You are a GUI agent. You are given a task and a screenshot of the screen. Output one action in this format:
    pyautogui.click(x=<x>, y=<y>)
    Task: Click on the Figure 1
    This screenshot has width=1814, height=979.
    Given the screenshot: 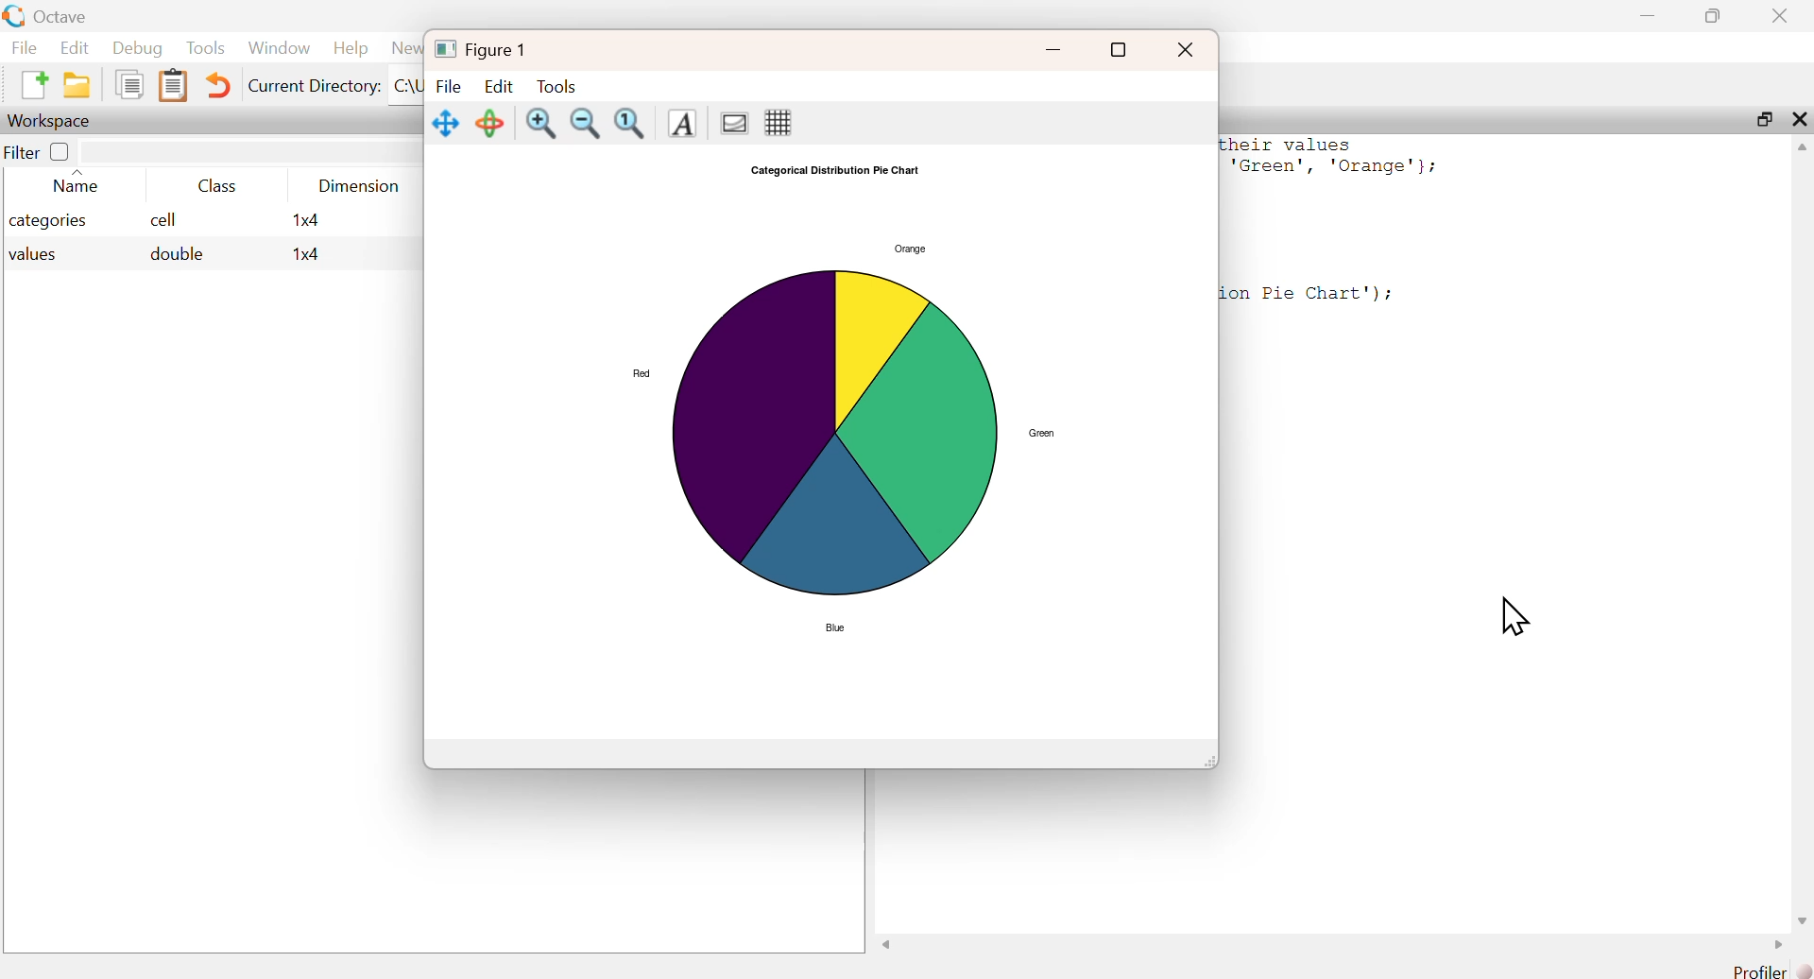 What is the action you would take?
    pyautogui.click(x=480, y=49)
    